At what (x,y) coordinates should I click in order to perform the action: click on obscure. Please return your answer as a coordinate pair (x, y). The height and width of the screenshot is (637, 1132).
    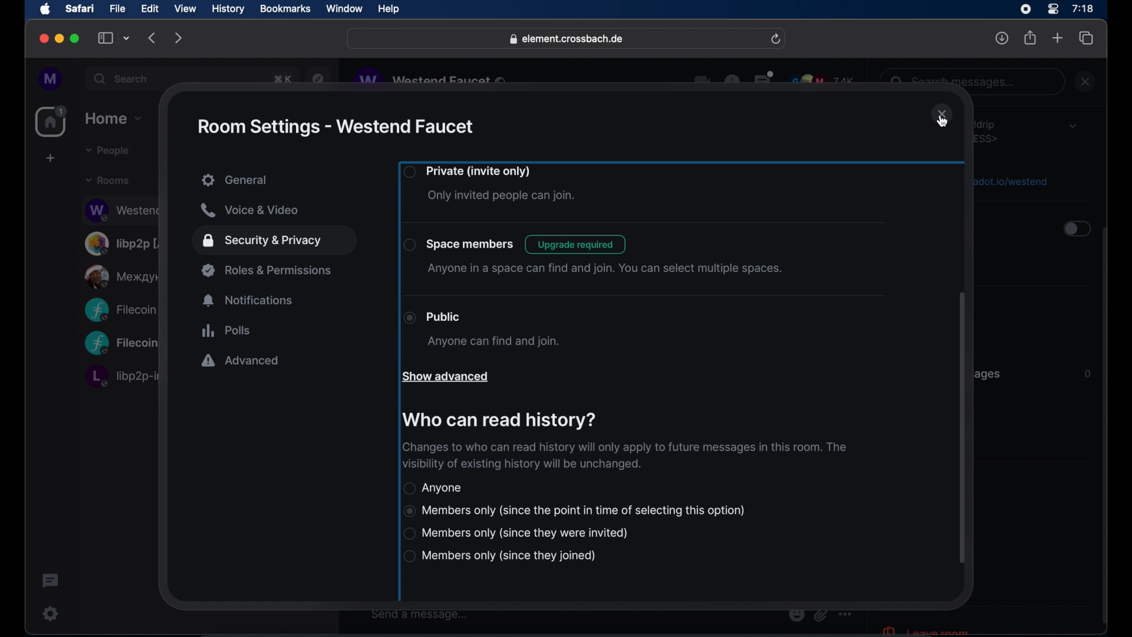
    Looking at the image, I should click on (1009, 180).